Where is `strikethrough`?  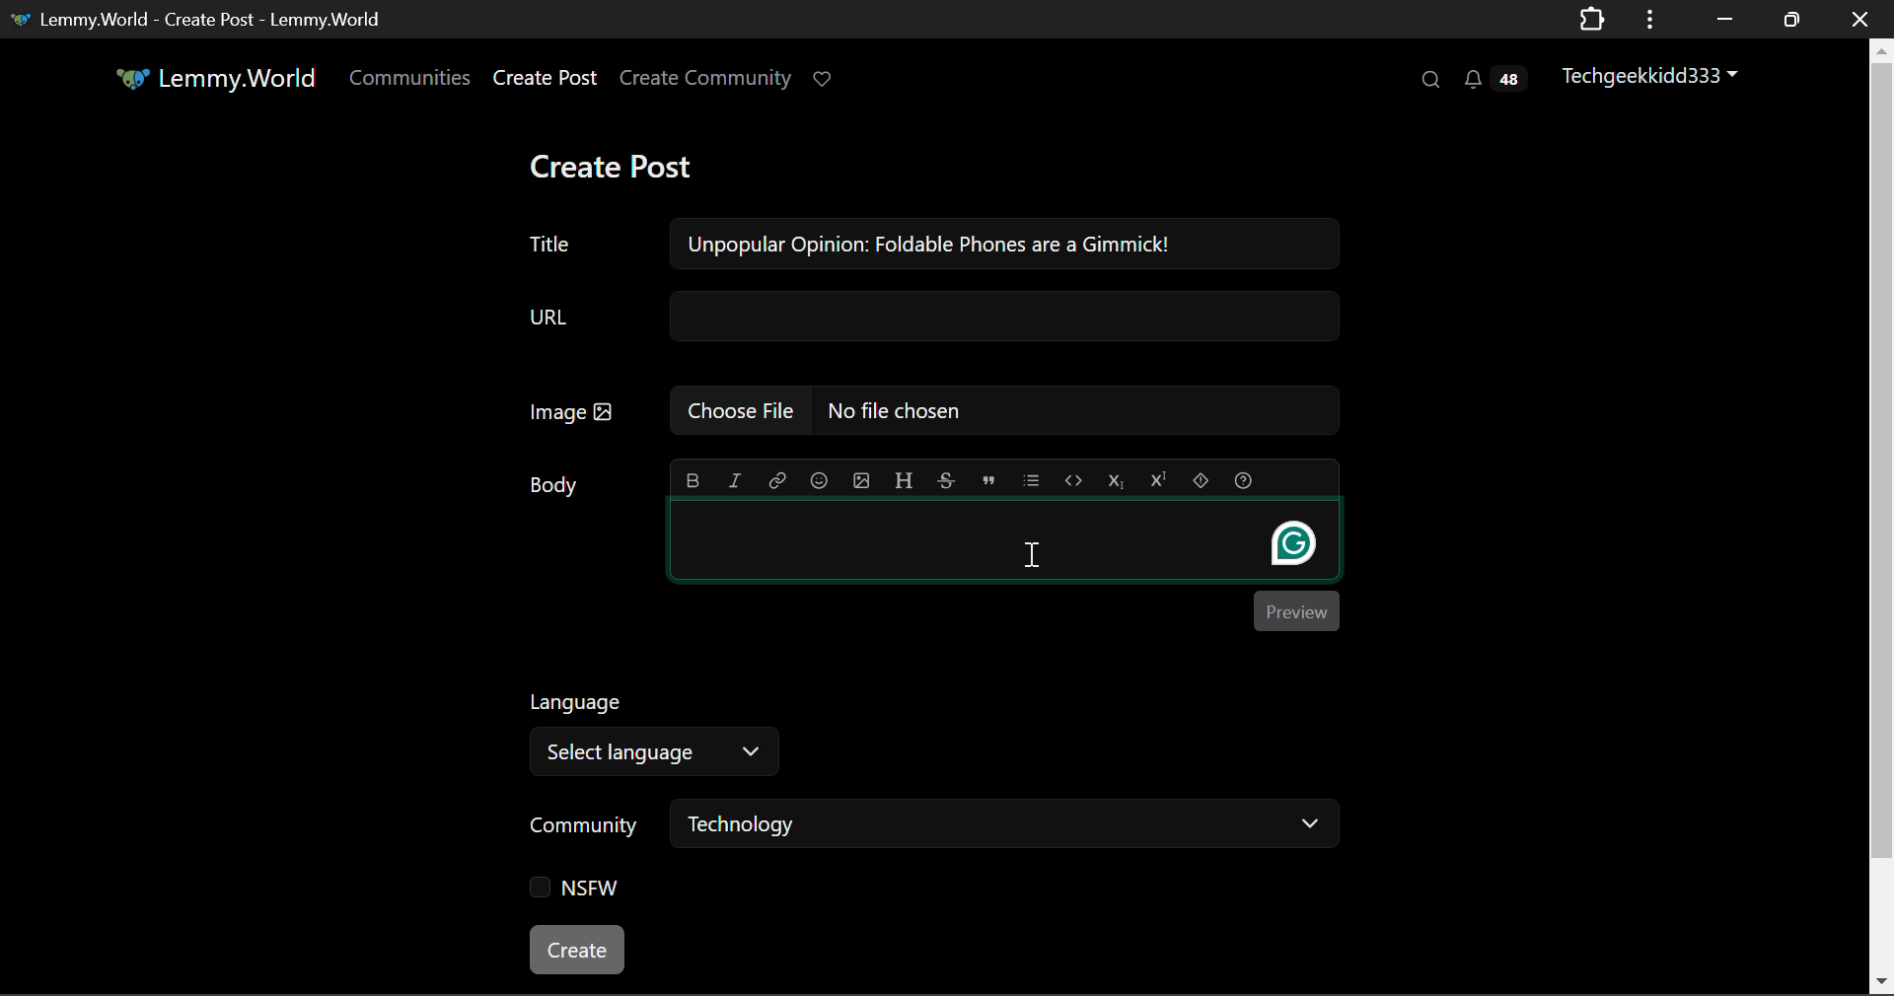
strikethrough is located at coordinates (947, 479).